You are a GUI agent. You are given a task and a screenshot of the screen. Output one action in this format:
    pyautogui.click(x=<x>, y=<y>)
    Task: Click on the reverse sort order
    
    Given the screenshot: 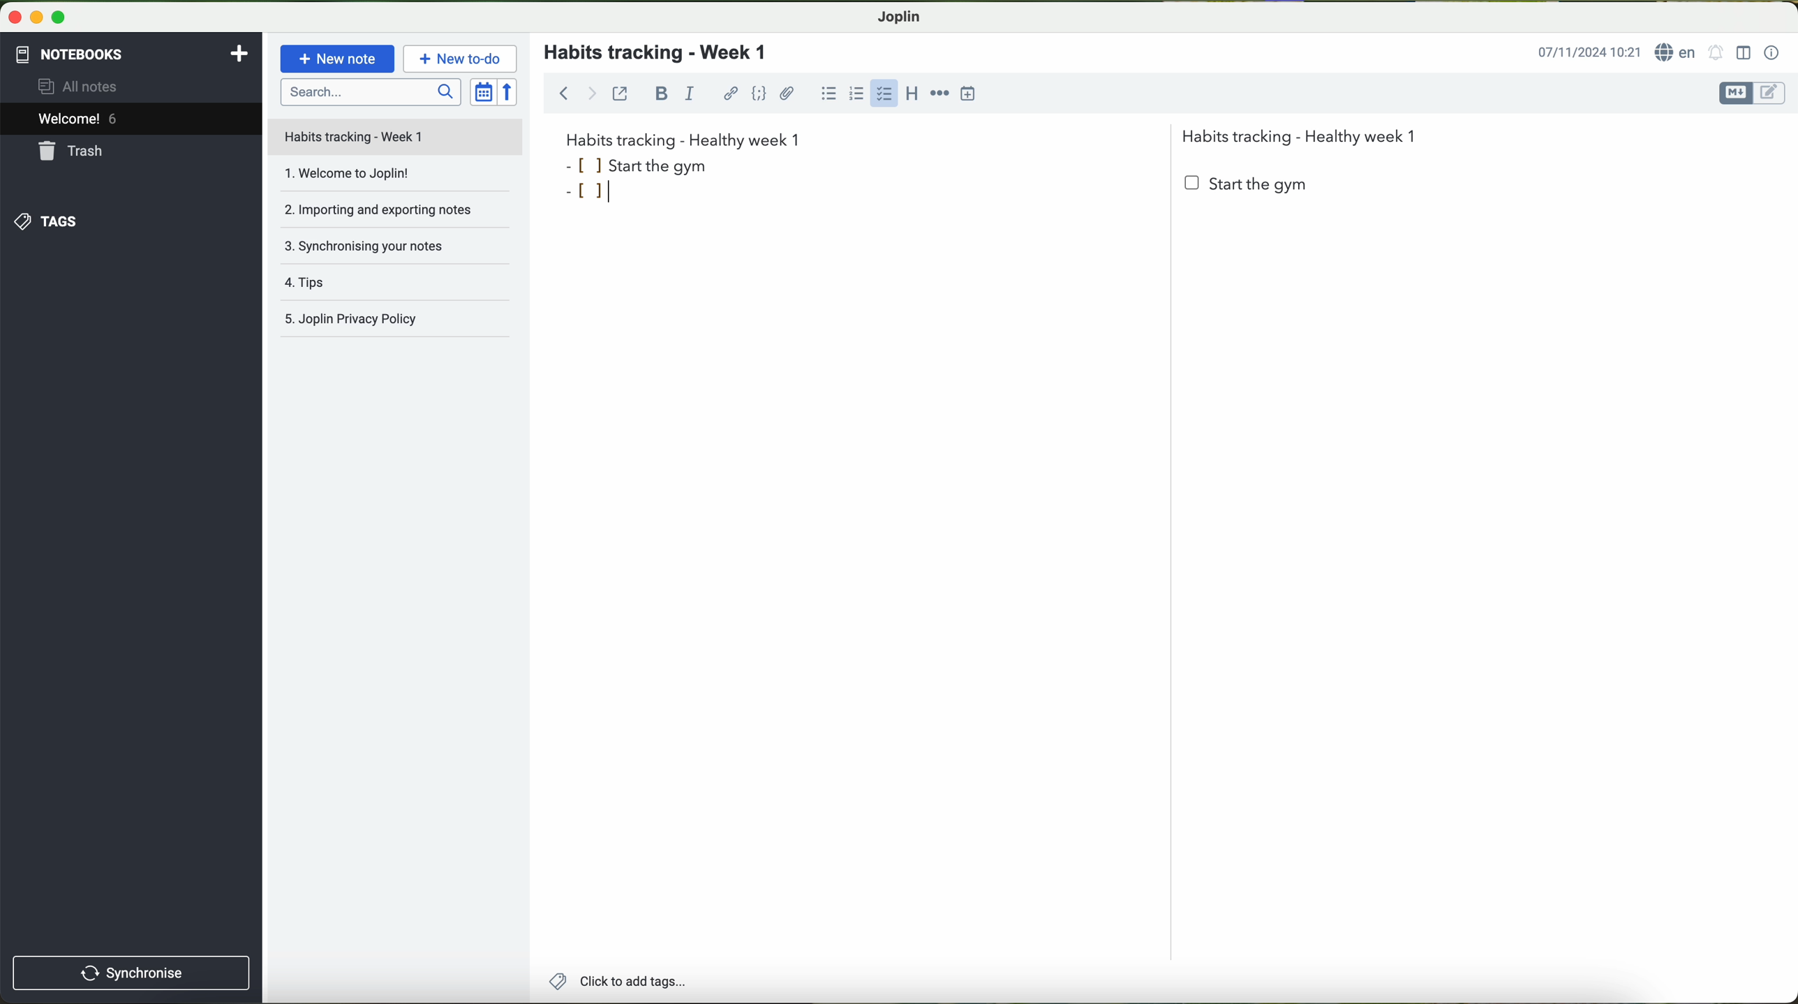 What is the action you would take?
    pyautogui.click(x=509, y=91)
    